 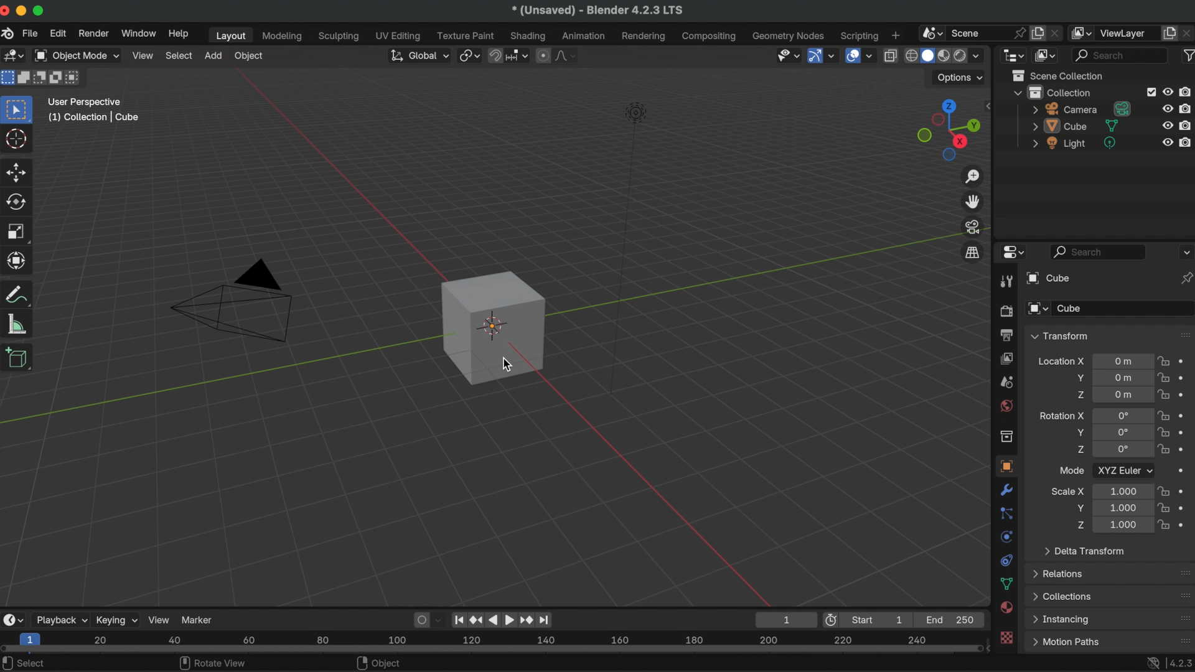 I want to click on Scale location, so click(x=1122, y=490).